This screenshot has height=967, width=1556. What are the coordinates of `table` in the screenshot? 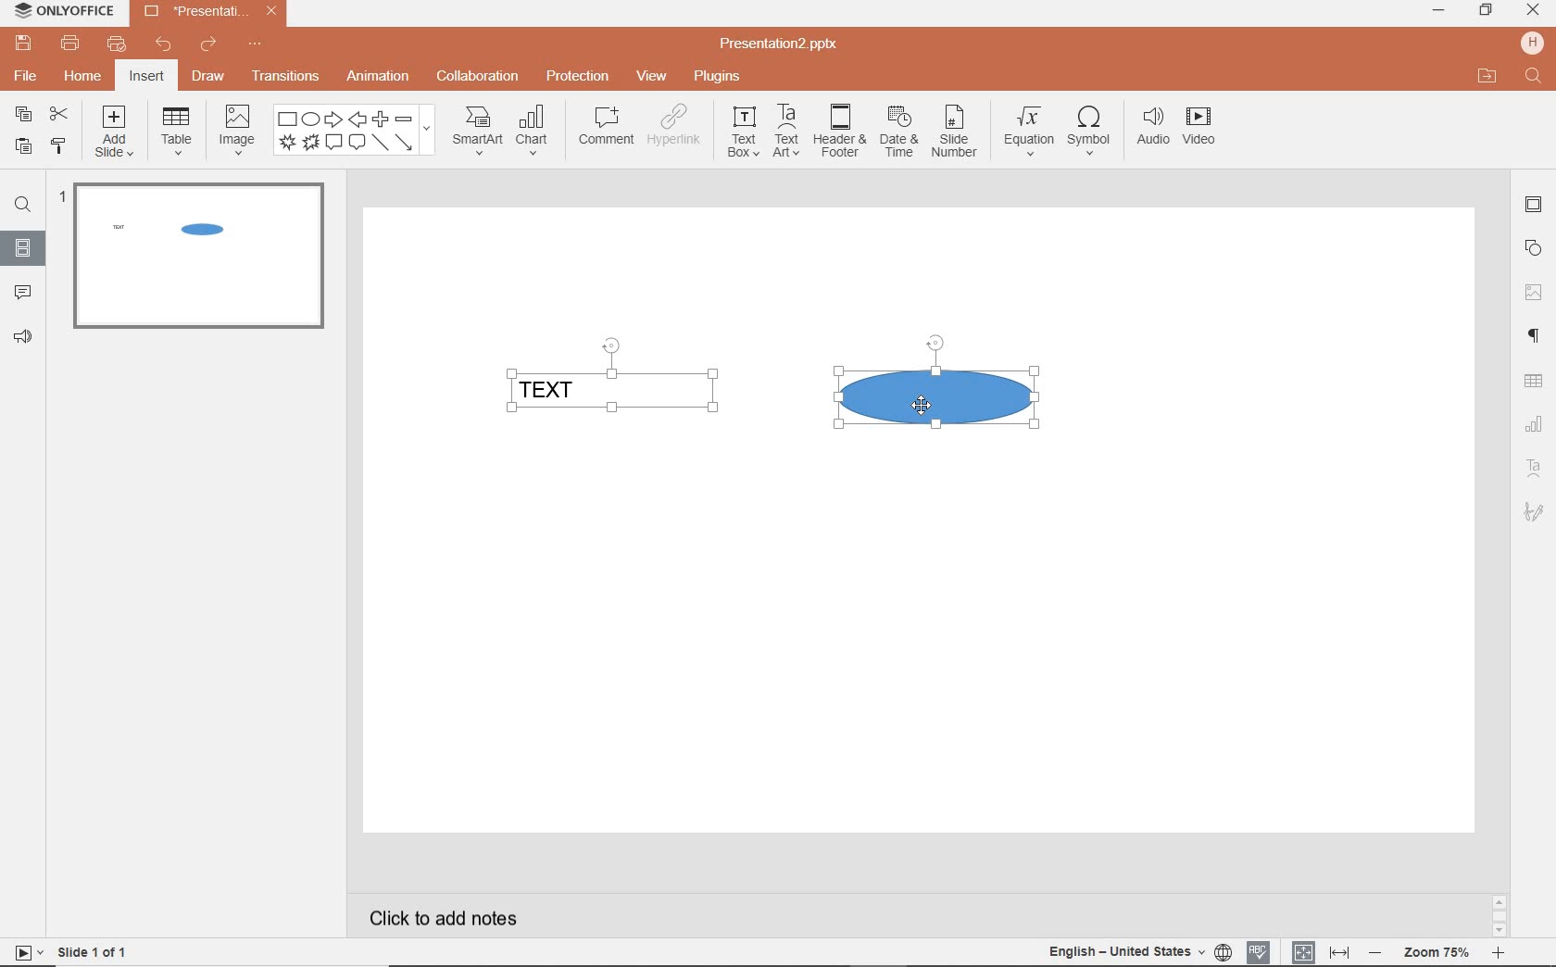 It's located at (174, 132).